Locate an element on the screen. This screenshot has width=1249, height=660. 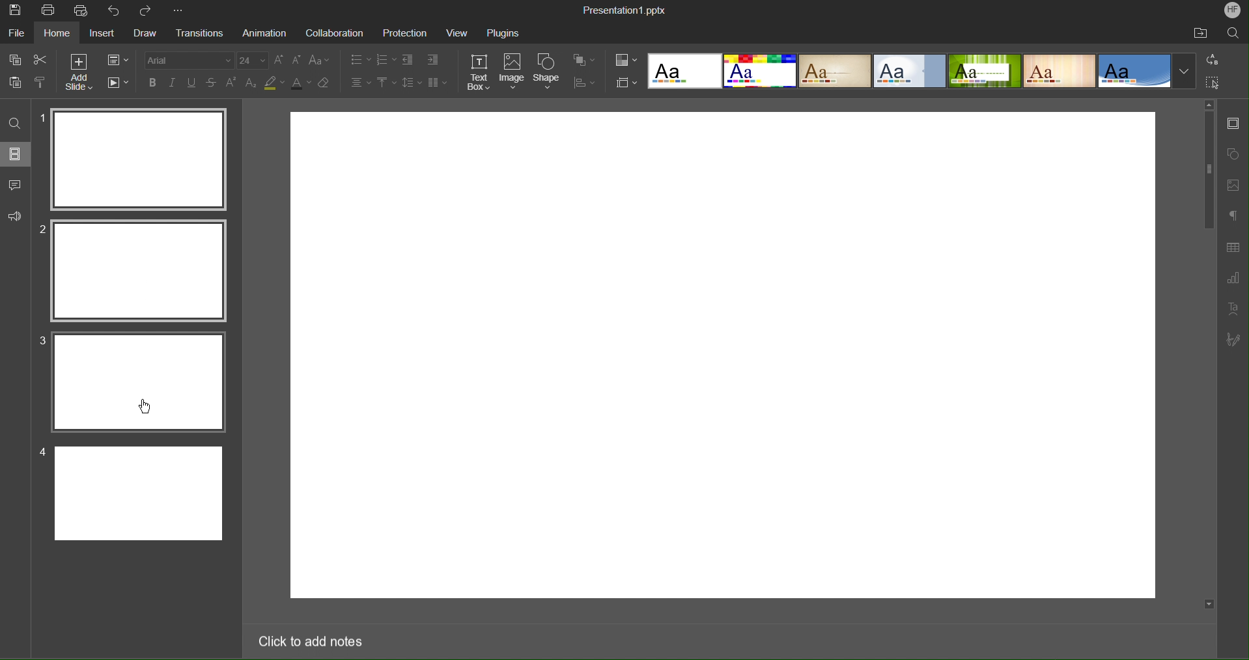
Search is located at coordinates (1234, 34).